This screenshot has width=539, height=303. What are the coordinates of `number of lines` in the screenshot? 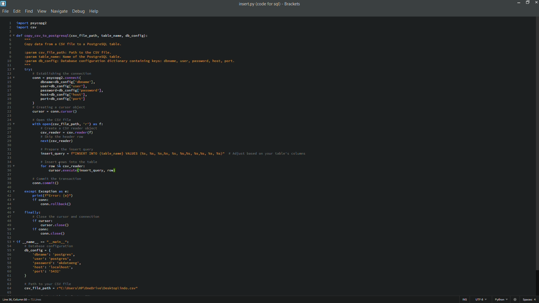 It's located at (37, 300).